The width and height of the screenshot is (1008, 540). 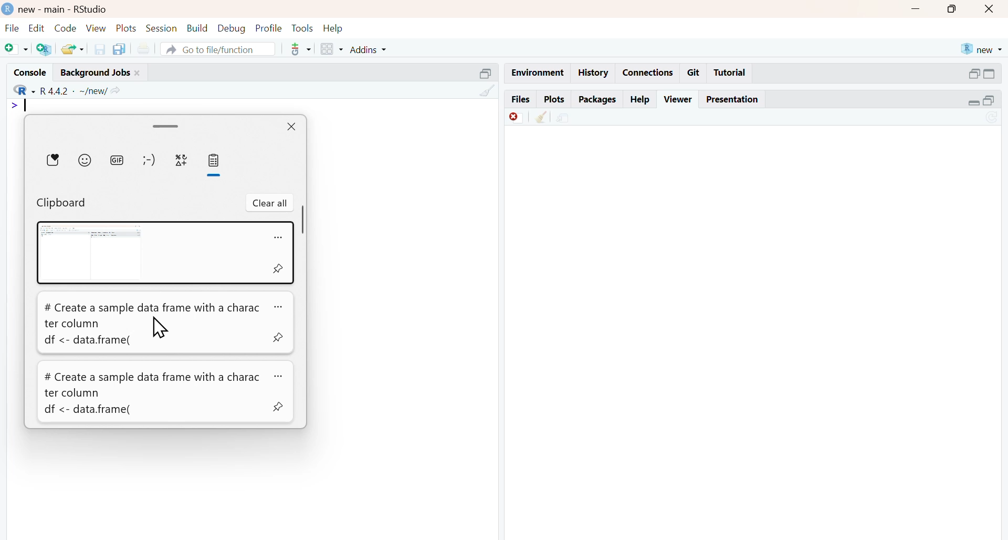 I want to click on console, so click(x=30, y=73).